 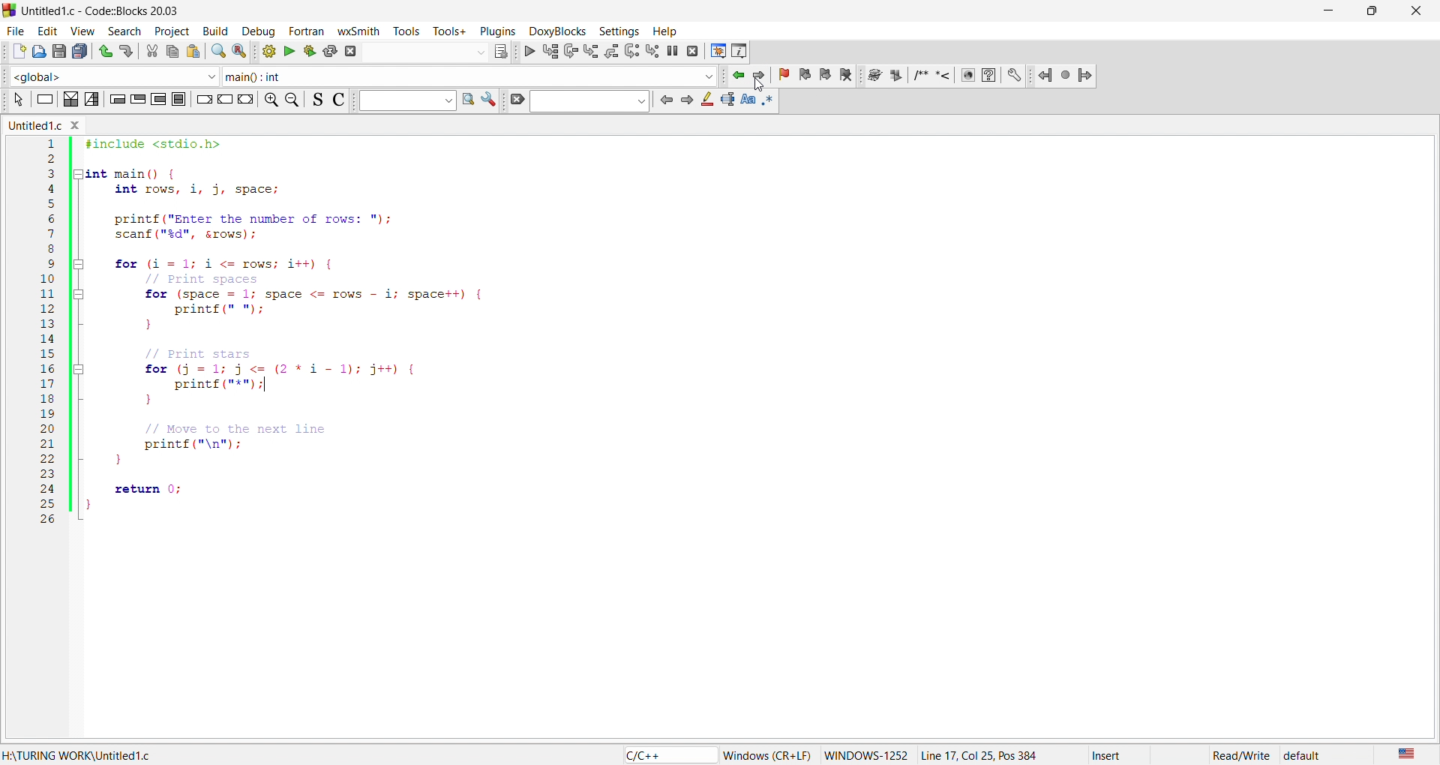 I want to click on tools, so click(x=407, y=29).